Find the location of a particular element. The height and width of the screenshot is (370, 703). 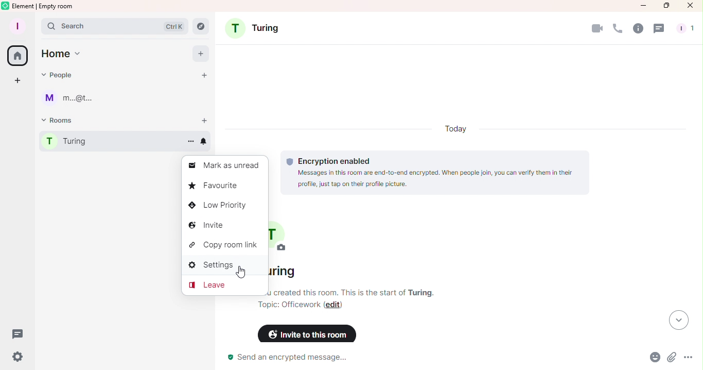

Cursor is located at coordinates (245, 272).